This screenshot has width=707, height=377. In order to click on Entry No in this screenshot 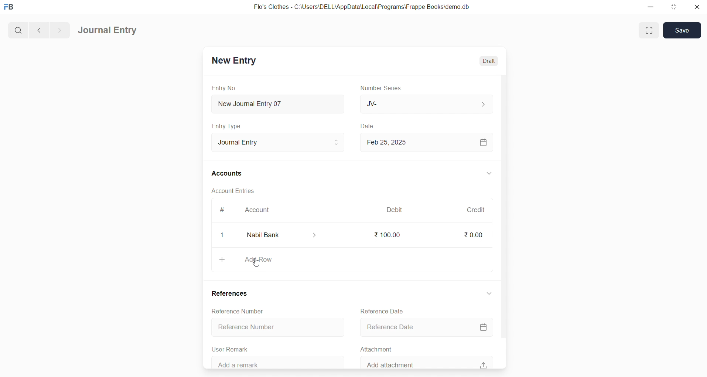, I will do `click(224, 88)`.